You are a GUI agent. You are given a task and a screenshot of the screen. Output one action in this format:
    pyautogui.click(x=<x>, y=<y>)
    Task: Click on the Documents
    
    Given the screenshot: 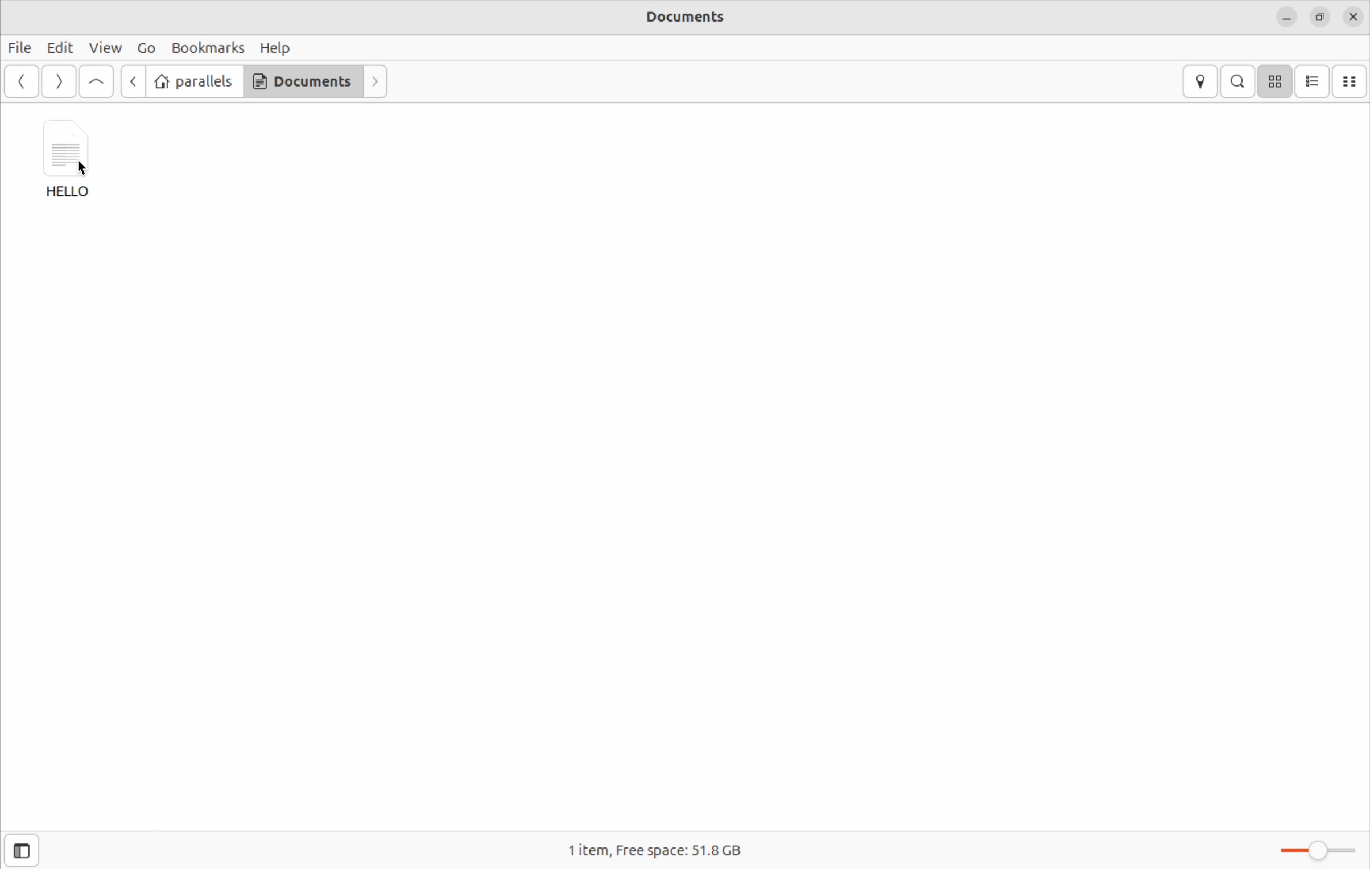 What is the action you would take?
    pyautogui.click(x=688, y=19)
    